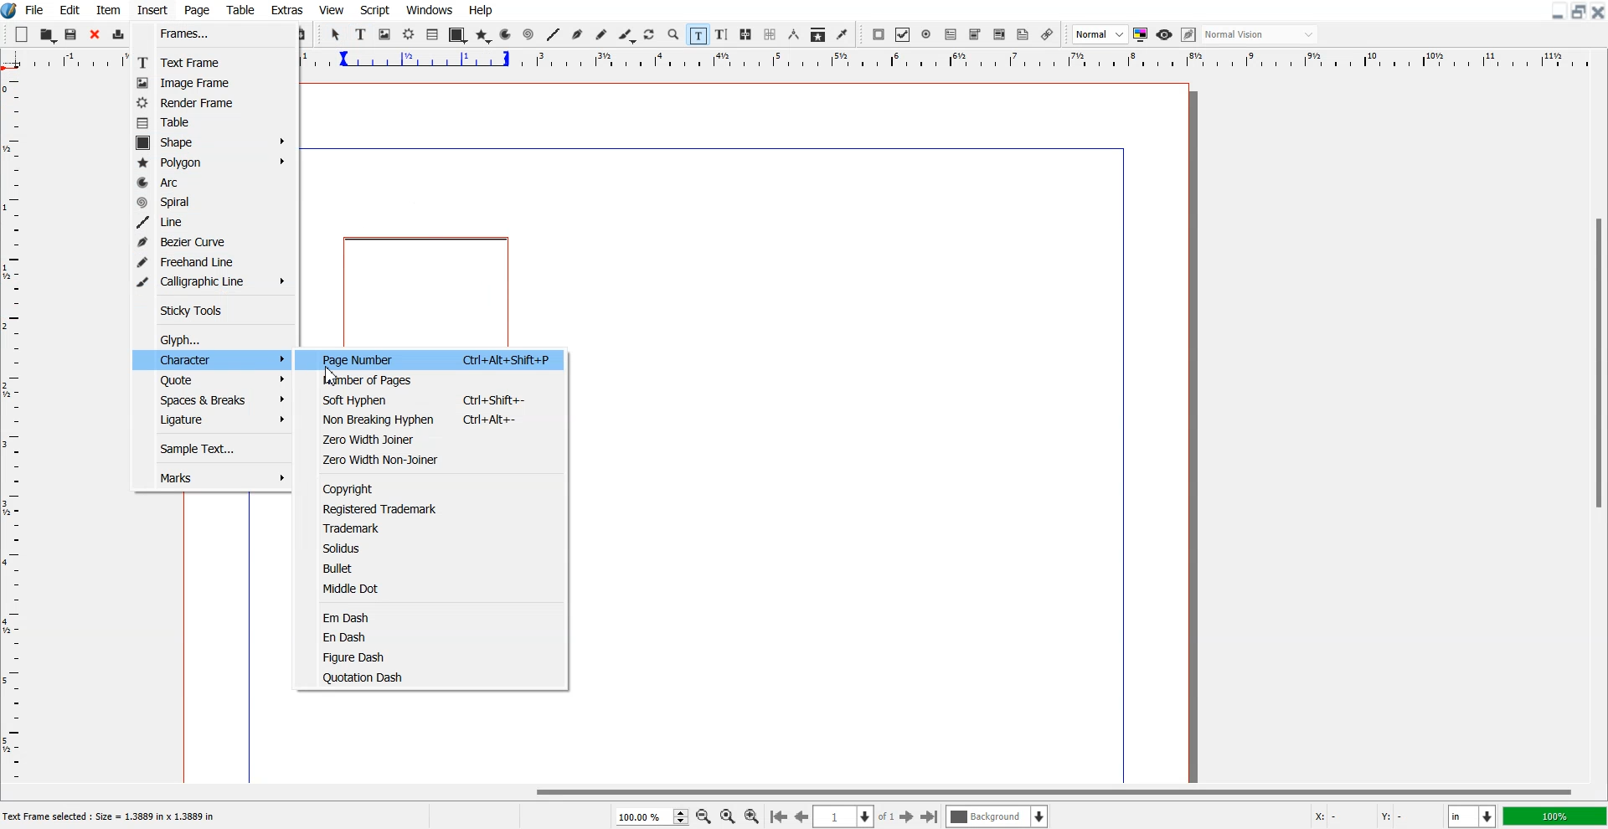  I want to click on X, Y Co-ordinate, so click(1372, 817).